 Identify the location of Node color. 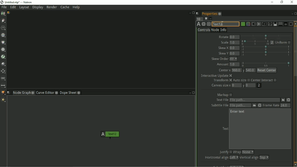
(242, 24).